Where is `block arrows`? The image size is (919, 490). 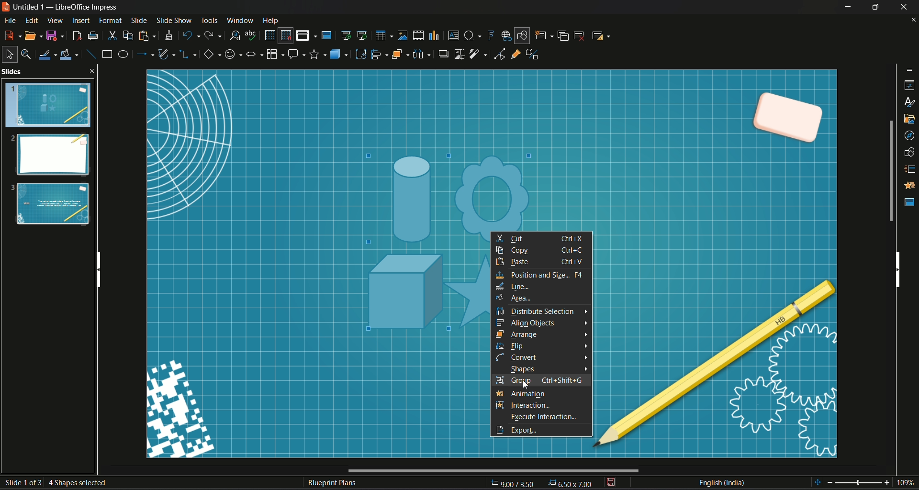 block arrows is located at coordinates (254, 56).